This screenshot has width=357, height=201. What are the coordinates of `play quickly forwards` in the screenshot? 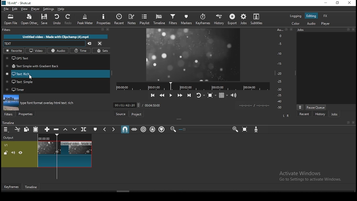 It's located at (180, 95).